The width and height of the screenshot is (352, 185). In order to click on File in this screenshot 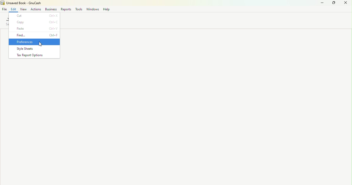, I will do `click(5, 9)`.